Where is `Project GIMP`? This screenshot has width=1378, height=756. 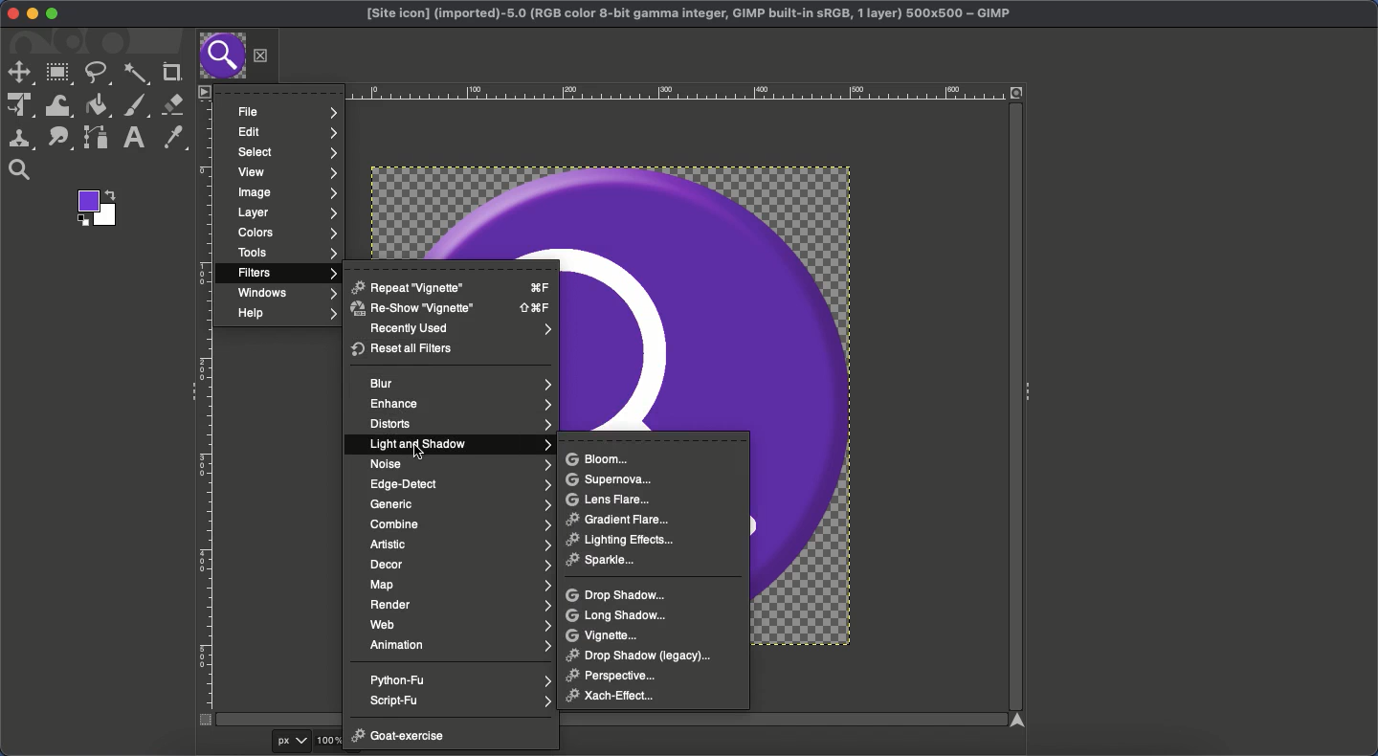 Project GIMP is located at coordinates (689, 14).